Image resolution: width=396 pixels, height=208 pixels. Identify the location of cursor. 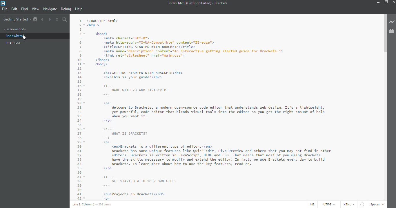
(24, 38).